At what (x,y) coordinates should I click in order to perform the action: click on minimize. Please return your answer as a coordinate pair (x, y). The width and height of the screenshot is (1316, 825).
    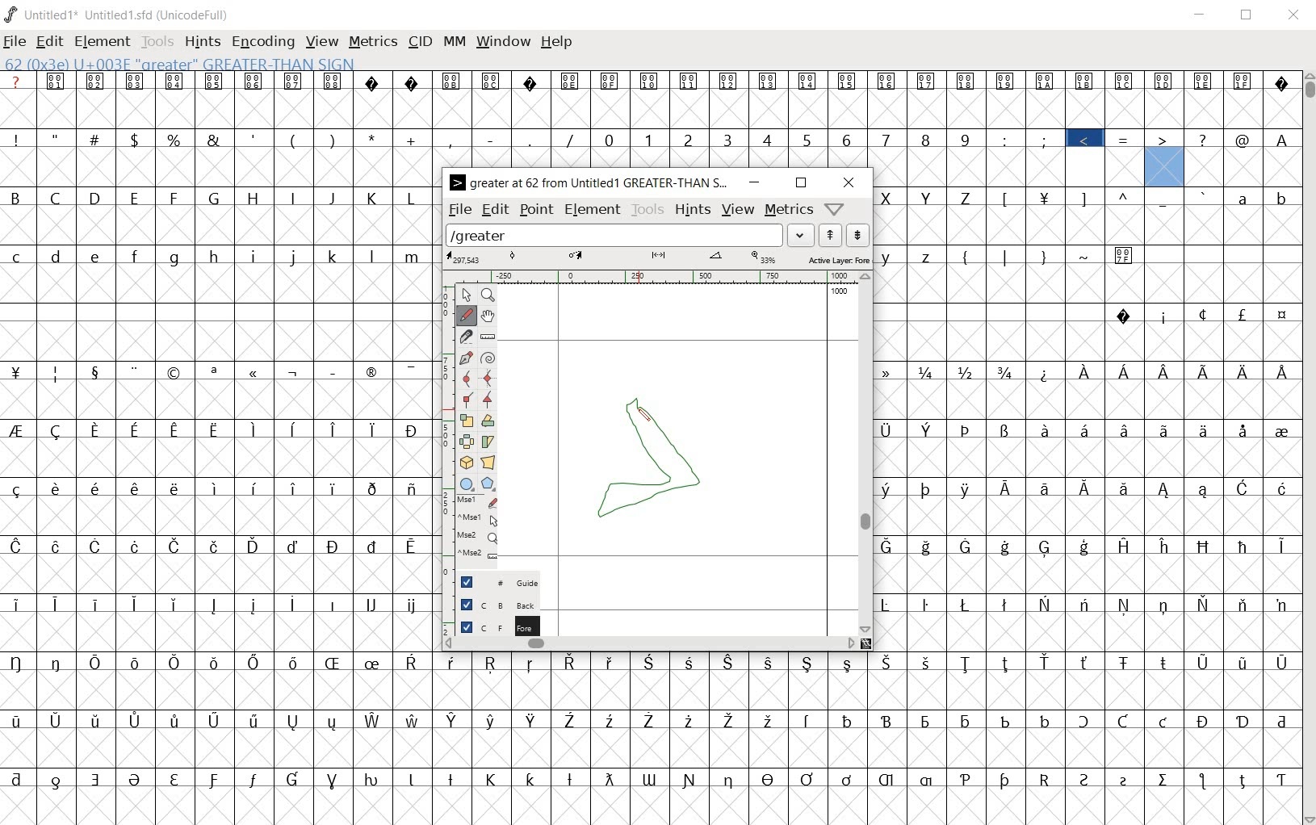
    Looking at the image, I should click on (752, 182).